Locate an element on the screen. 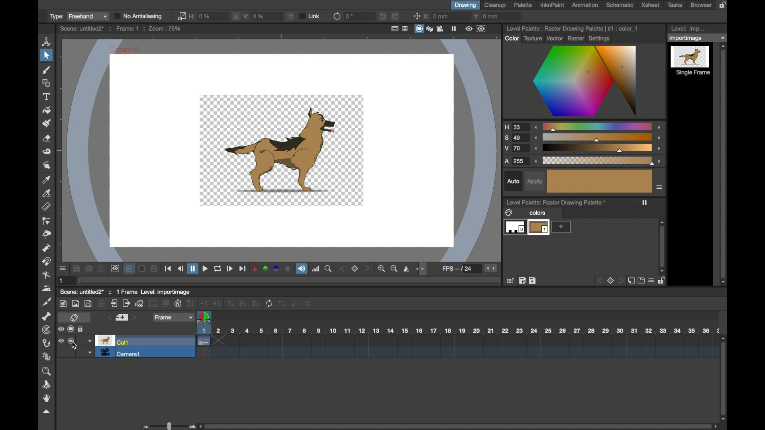 Image resolution: width=765 pixels, height=430 pixels. down is located at coordinates (191, 303).